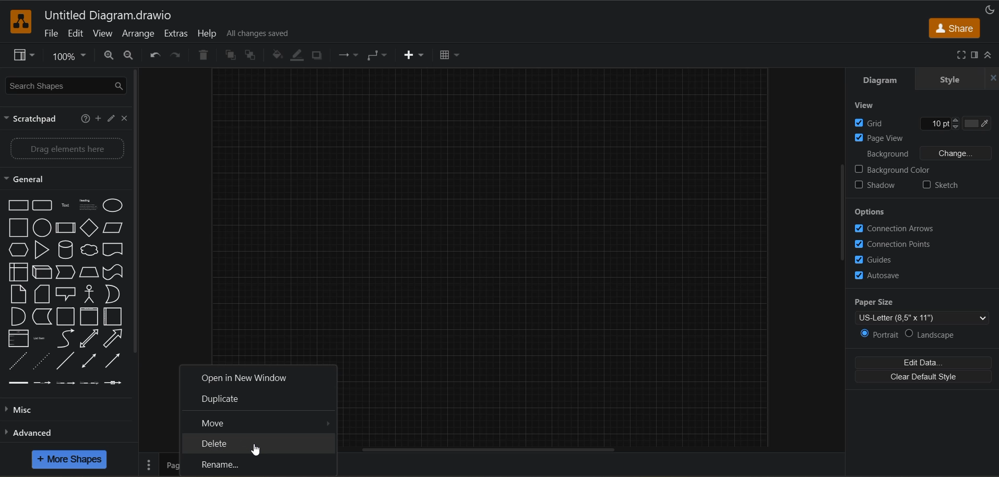 This screenshot has width=999, height=477. I want to click on extras, so click(177, 34).